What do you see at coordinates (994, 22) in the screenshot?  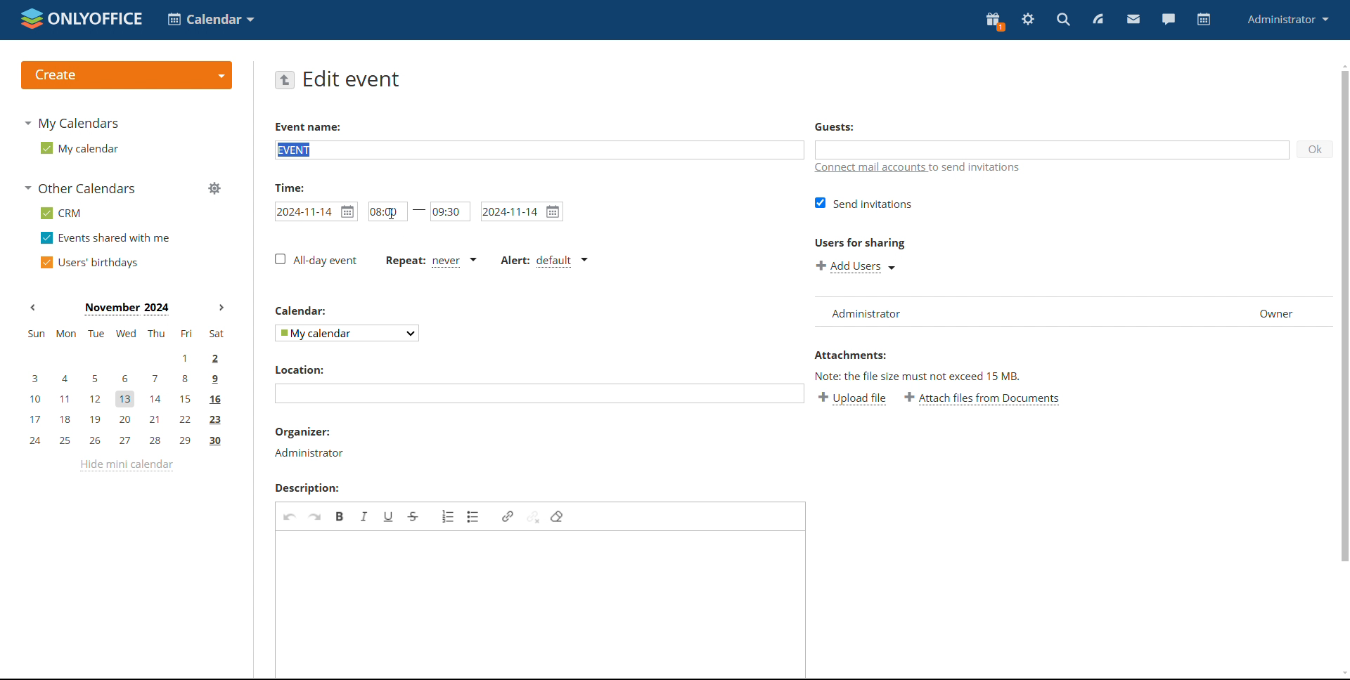 I see `present` at bounding box center [994, 22].